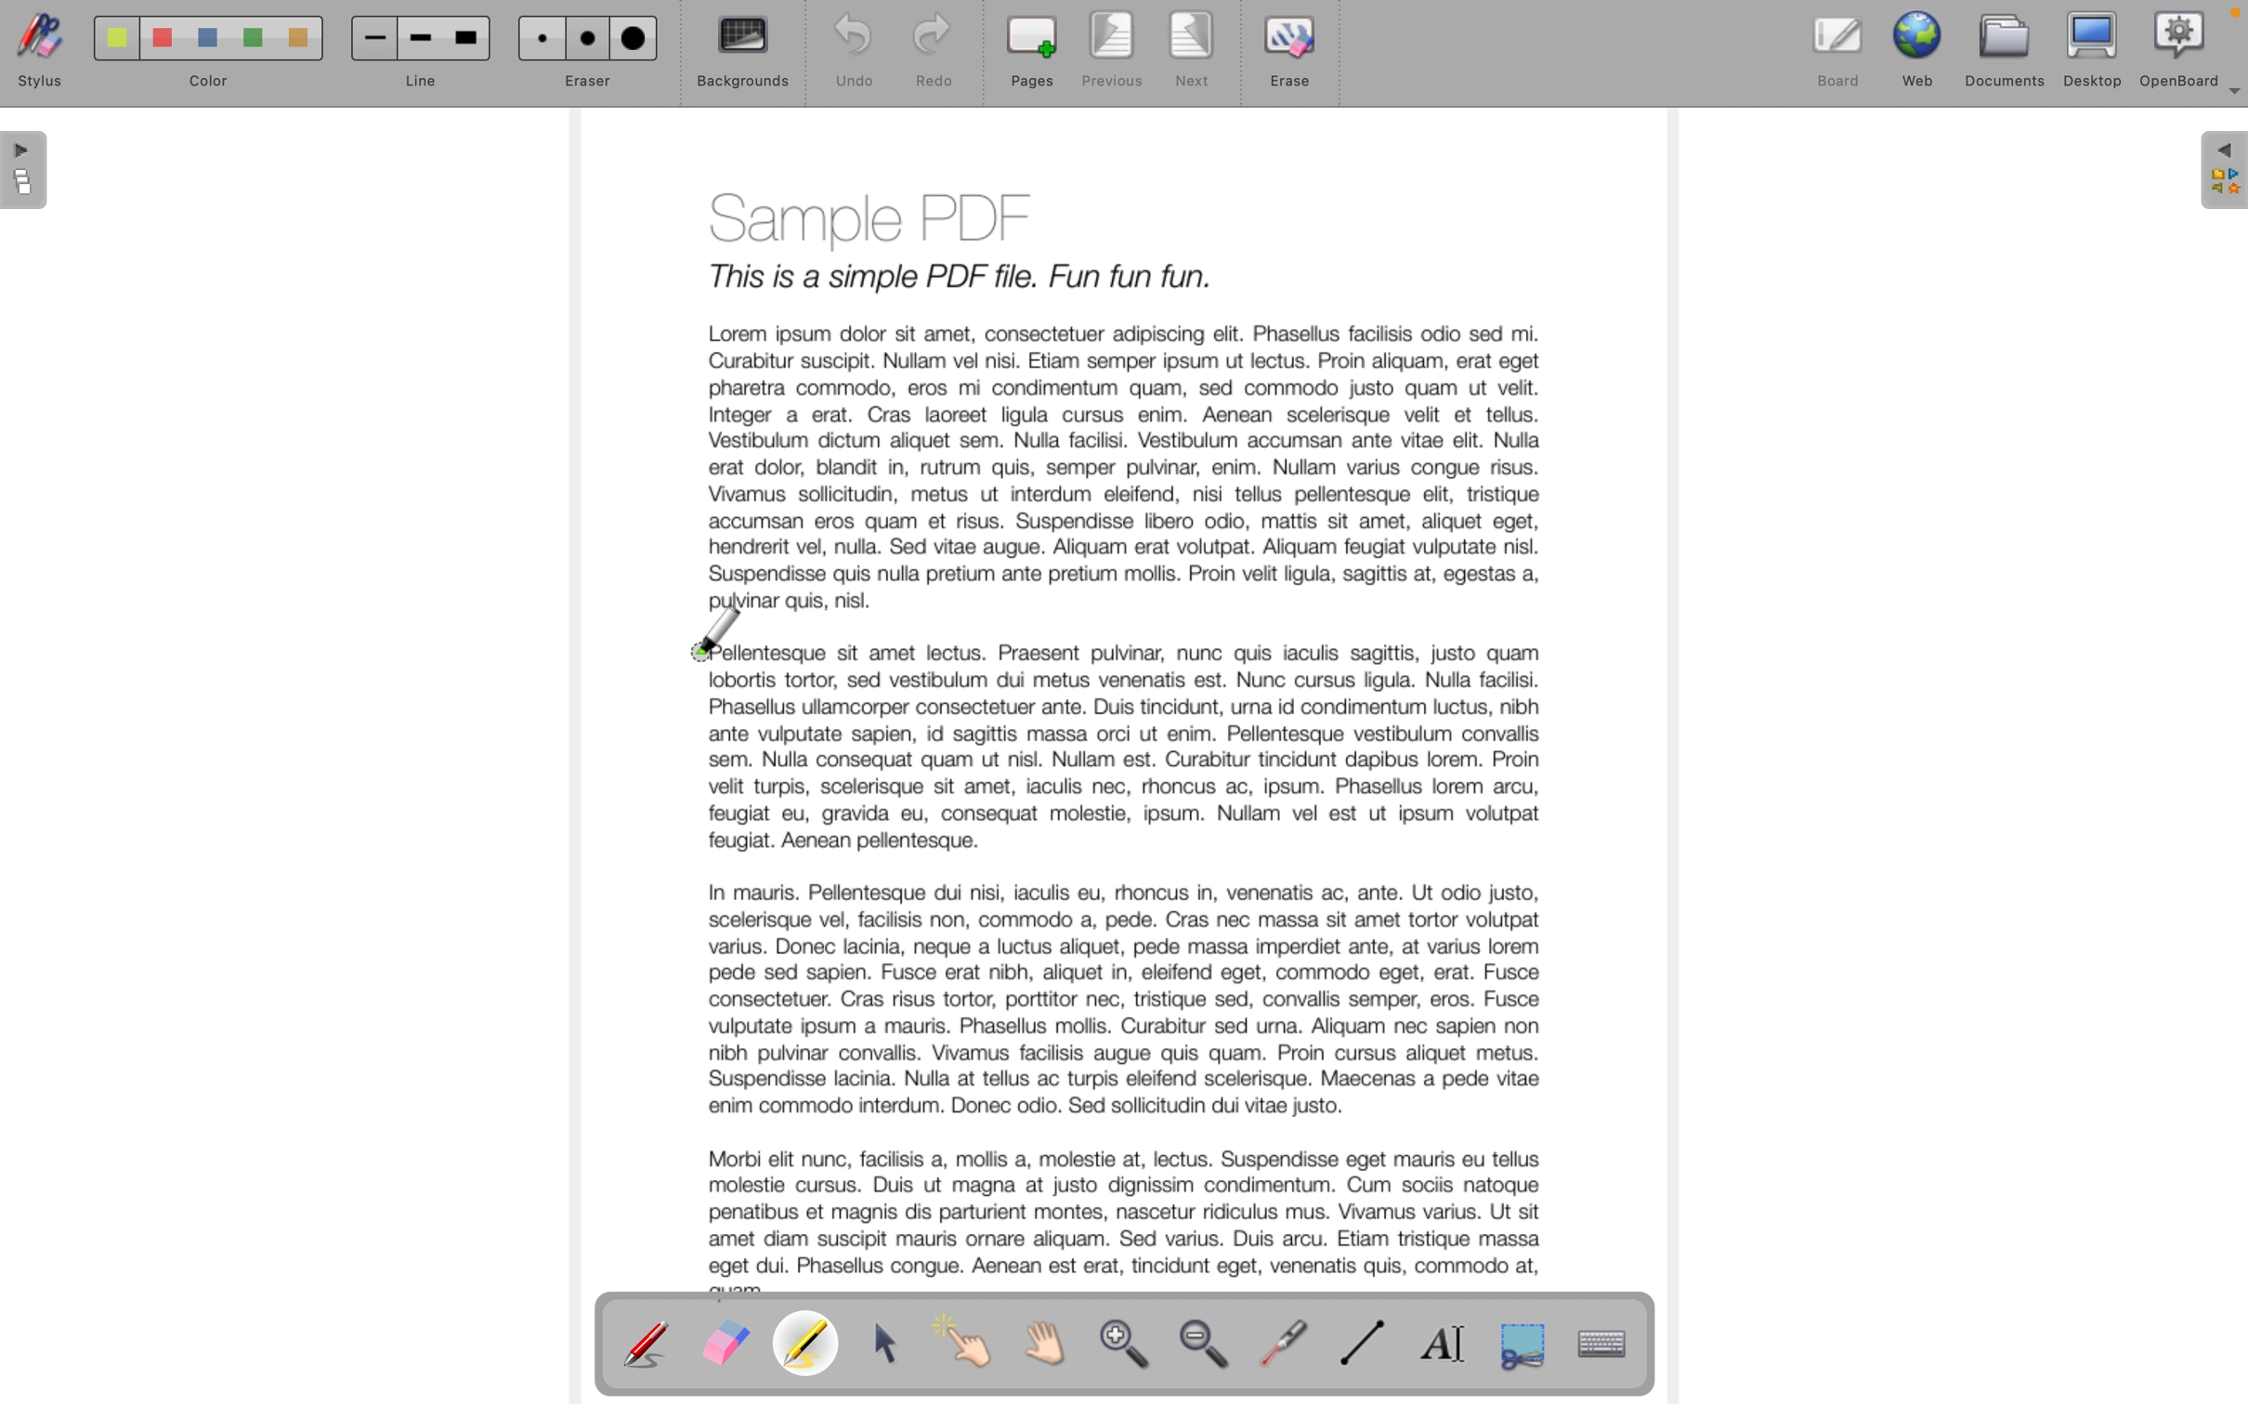  Describe the element at coordinates (743, 53) in the screenshot. I see `backgrounds` at that location.